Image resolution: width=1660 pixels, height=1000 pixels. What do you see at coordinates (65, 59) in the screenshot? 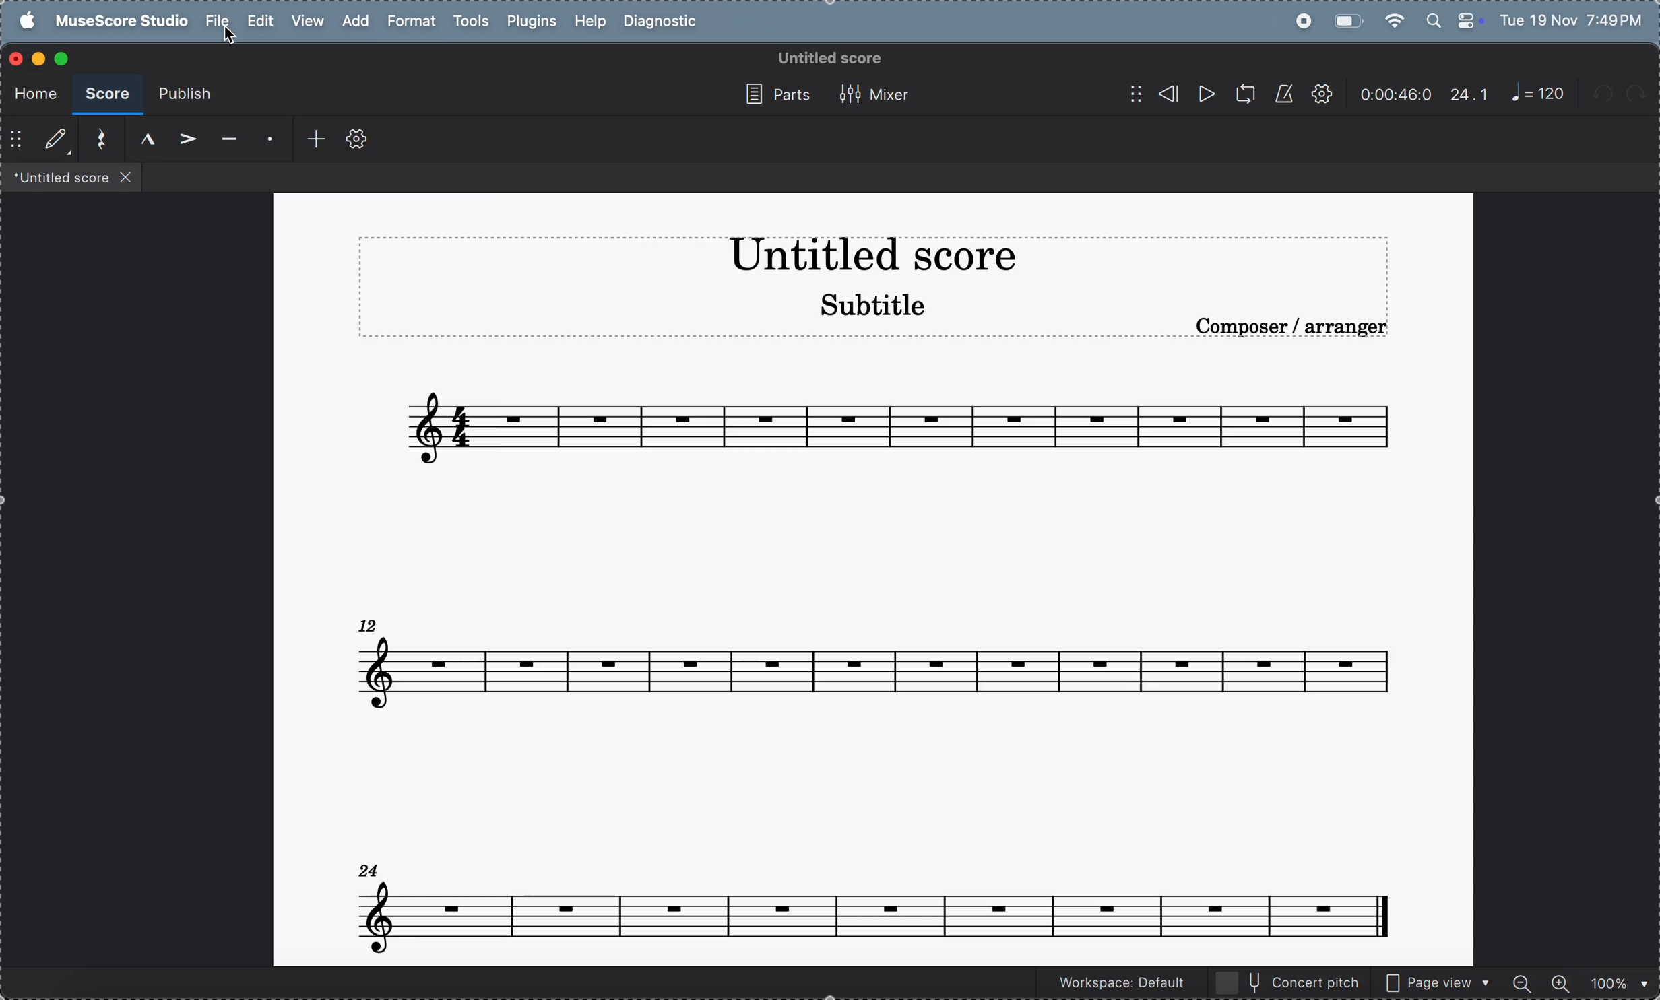
I see `maximize` at bounding box center [65, 59].